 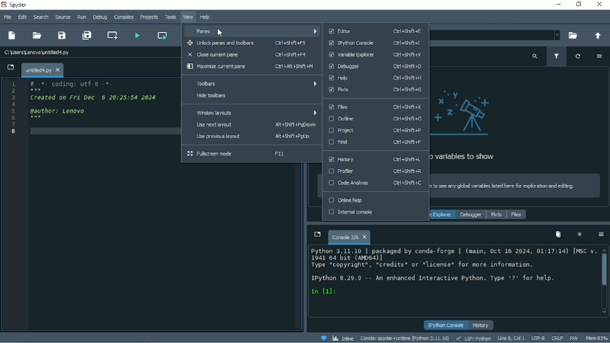 I want to click on File, so click(x=7, y=17).